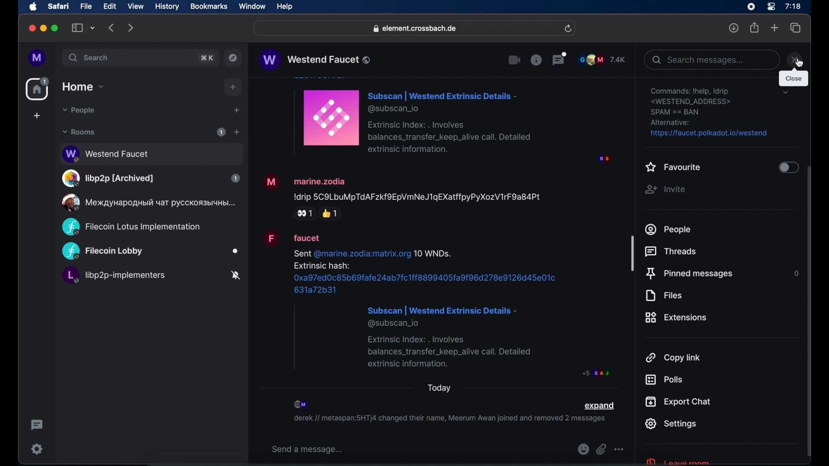 The width and height of the screenshot is (829, 466). What do you see at coordinates (665, 189) in the screenshot?
I see `invite` at bounding box center [665, 189].